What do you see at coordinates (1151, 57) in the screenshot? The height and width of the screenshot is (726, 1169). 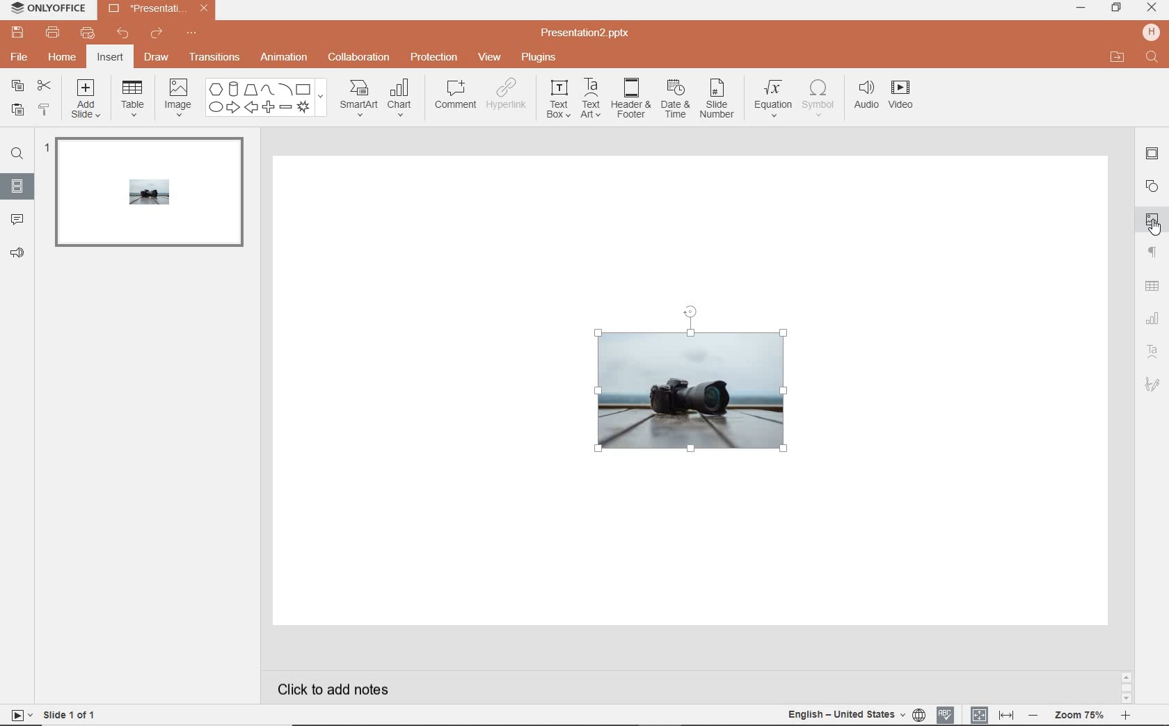 I see `Find` at bounding box center [1151, 57].